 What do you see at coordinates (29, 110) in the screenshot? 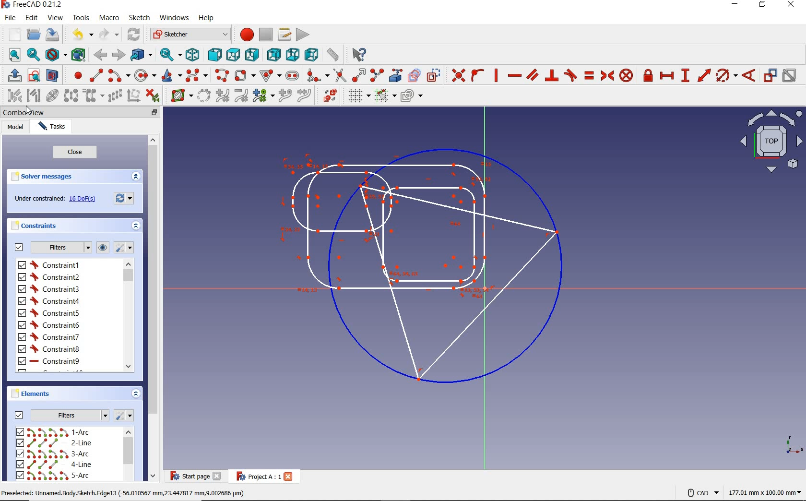
I see `cursor position after saving project` at bounding box center [29, 110].